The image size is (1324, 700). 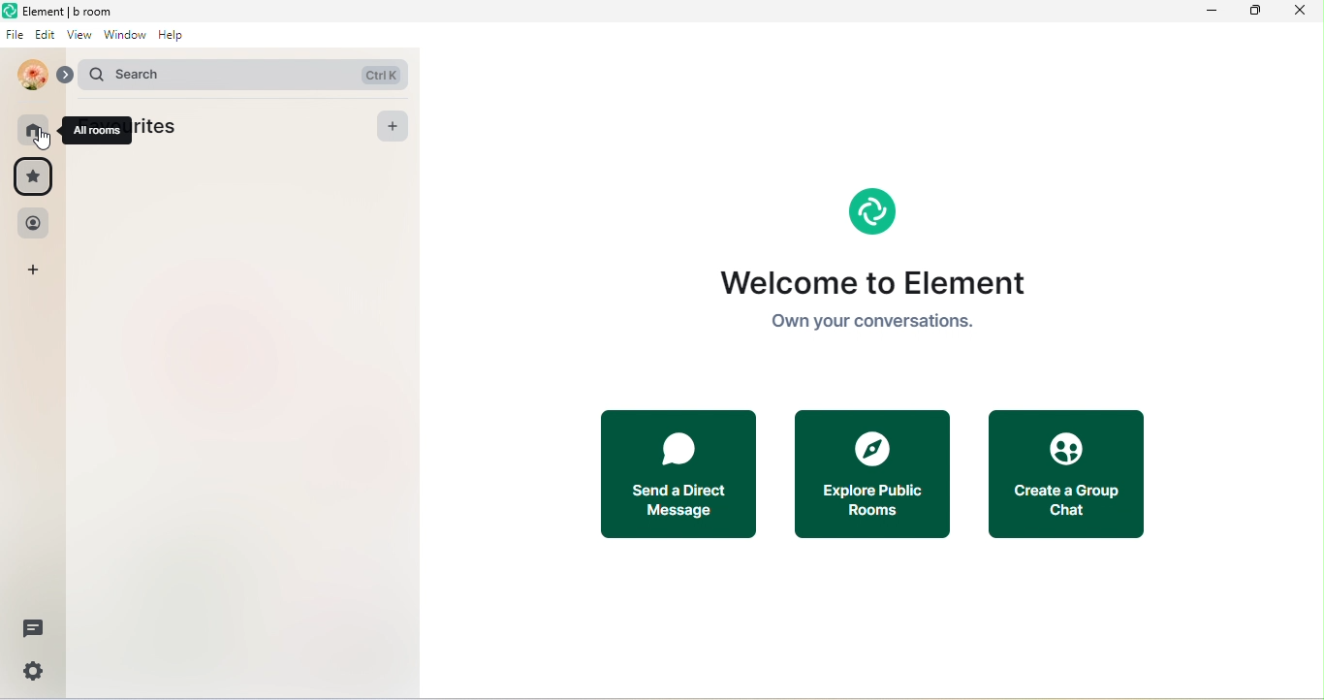 I want to click on cursor, so click(x=47, y=143).